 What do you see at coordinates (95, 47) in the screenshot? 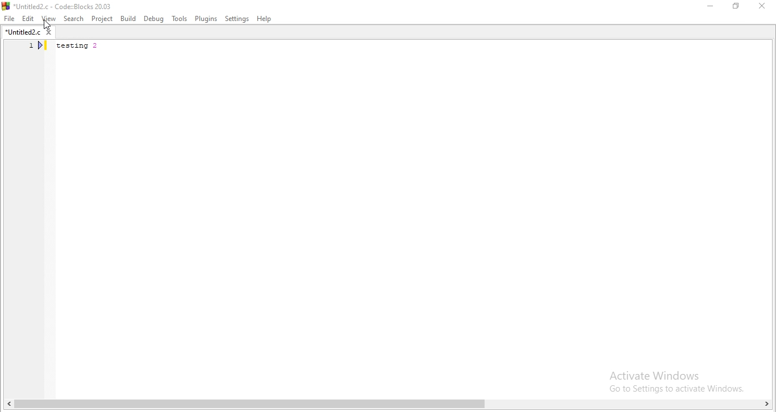
I see `testing 2` at bounding box center [95, 47].